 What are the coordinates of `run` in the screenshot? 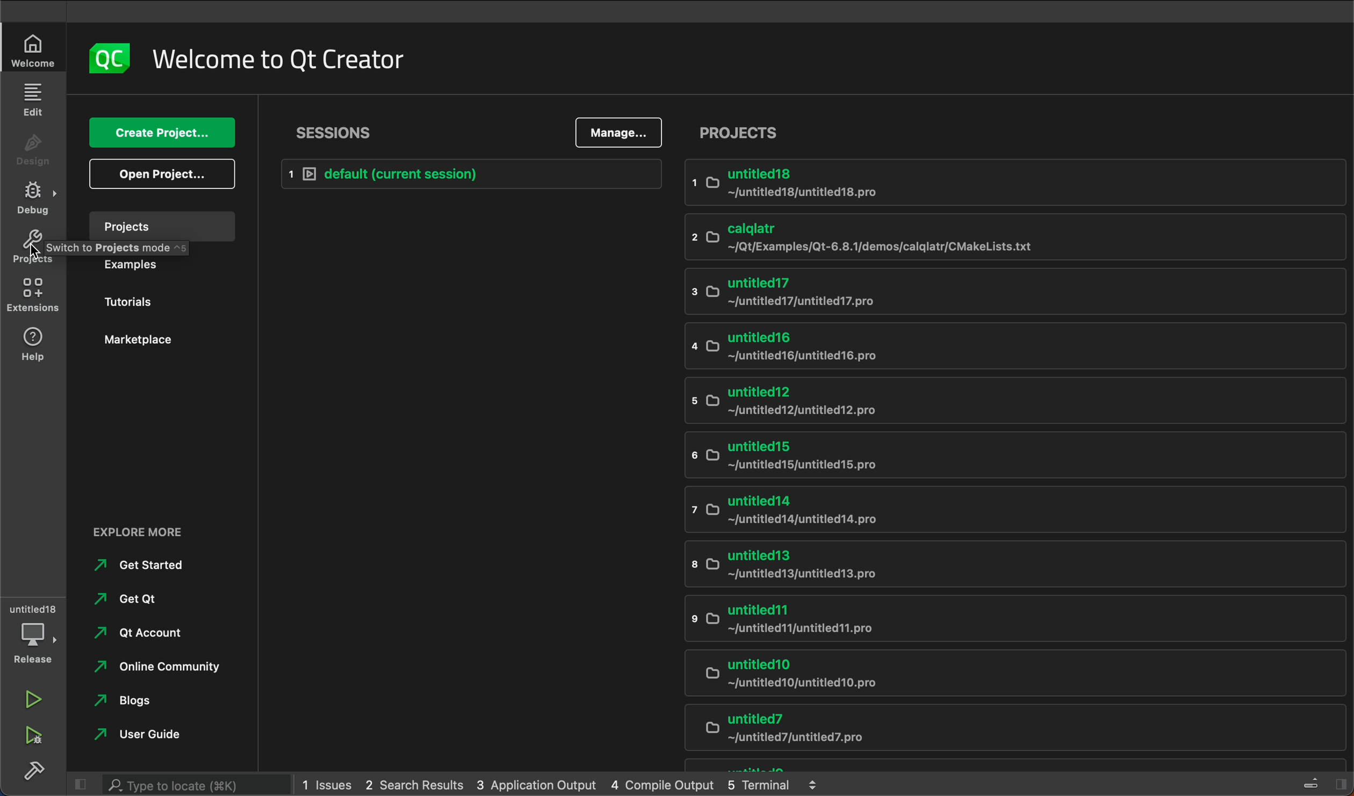 It's located at (31, 701).